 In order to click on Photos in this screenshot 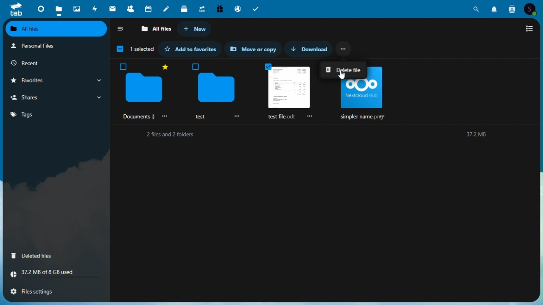, I will do `click(78, 8)`.